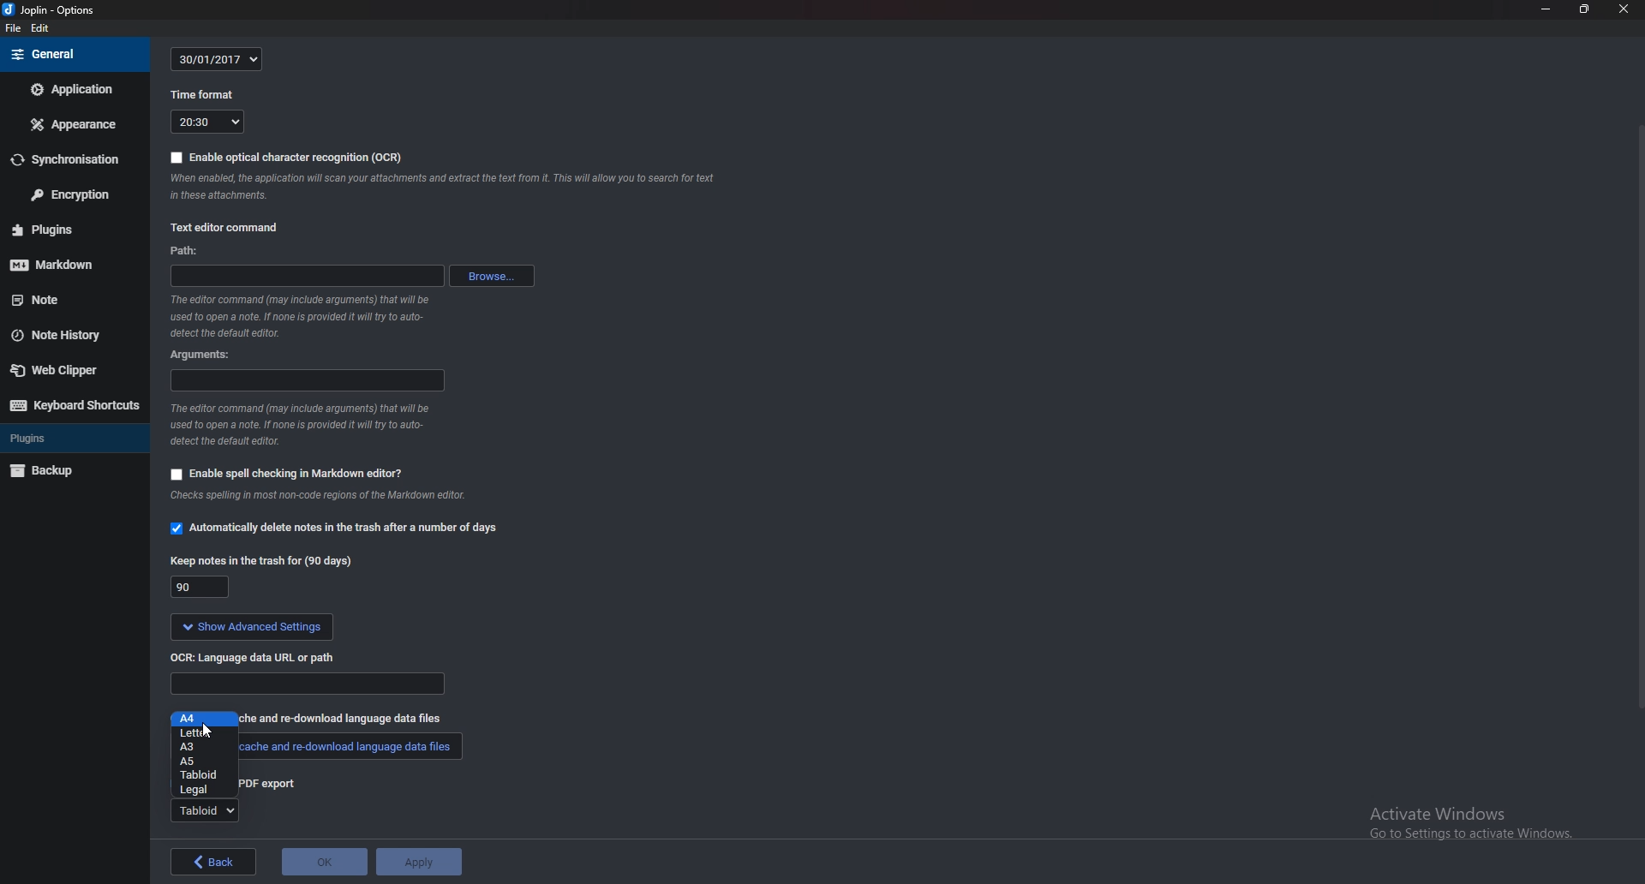  I want to click on Web clipper, so click(70, 368).